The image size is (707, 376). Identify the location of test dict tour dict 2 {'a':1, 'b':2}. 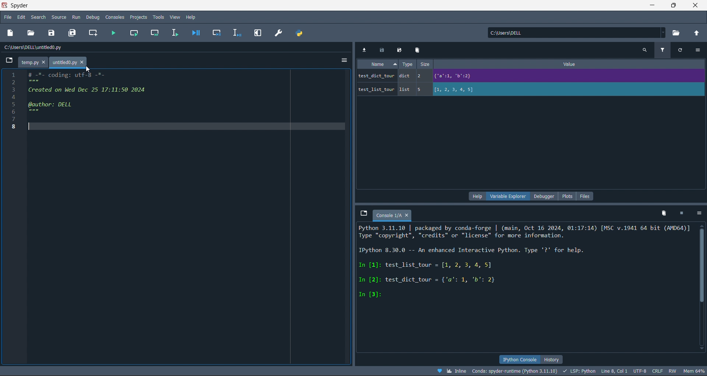
(463, 76).